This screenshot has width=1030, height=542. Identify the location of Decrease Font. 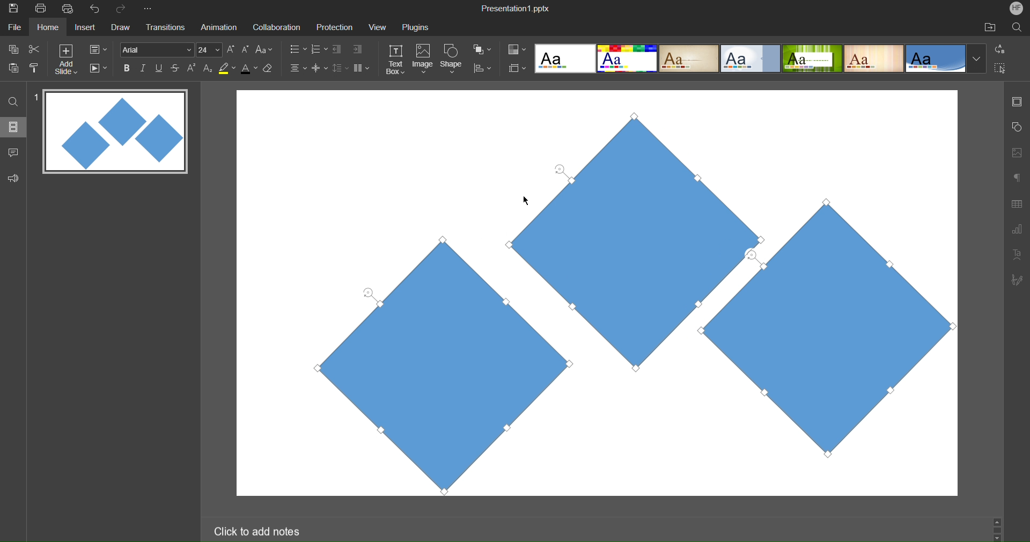
(246, 49).